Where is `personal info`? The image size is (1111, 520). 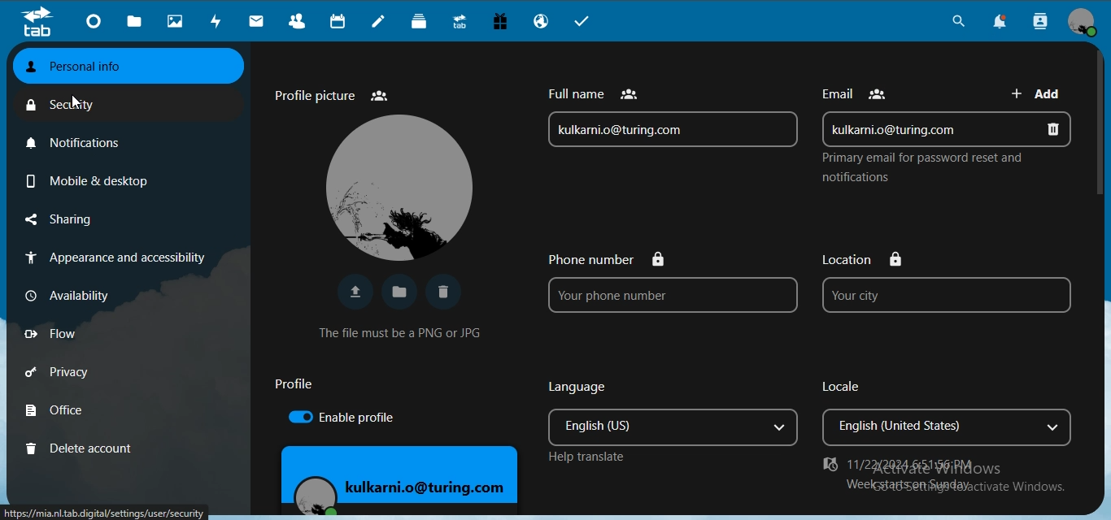 personal info is located at coordinates (121, 67).